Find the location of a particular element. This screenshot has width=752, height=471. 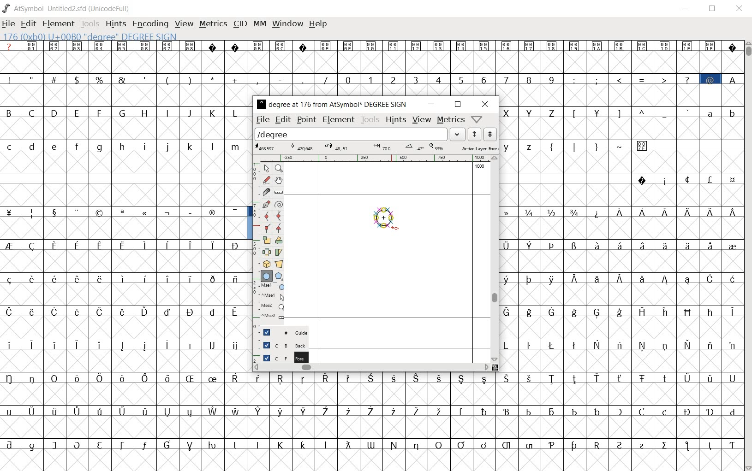

 is located at coordinates (623, 261).